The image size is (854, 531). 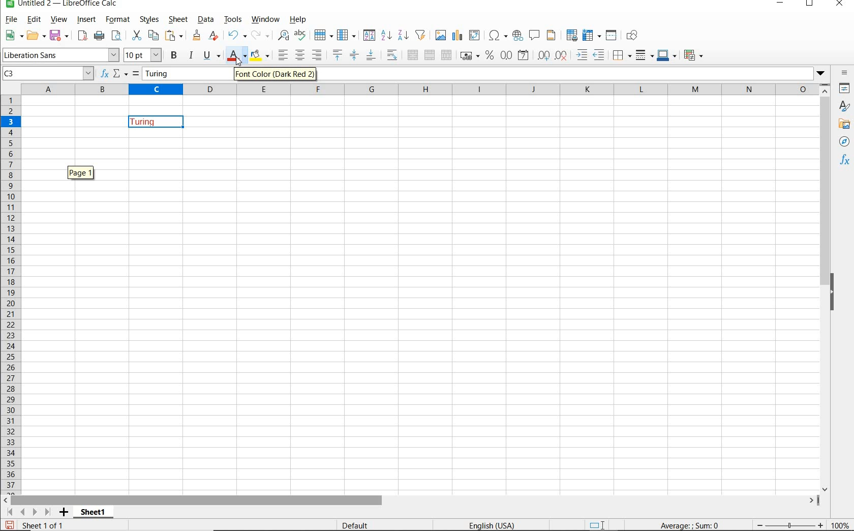 I want to click on SORT DESCENDING, so click(x=403, y=37).